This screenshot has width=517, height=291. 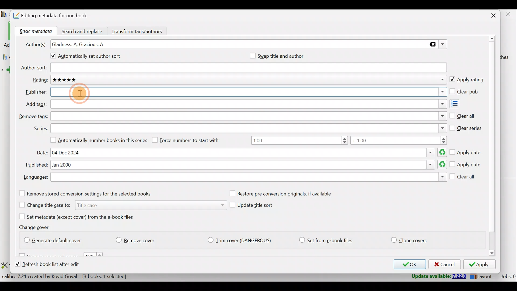 What do you see at coordinates (36, 92) in the screenshot?
I see `Publisher:` at bounding box center [36, 92].